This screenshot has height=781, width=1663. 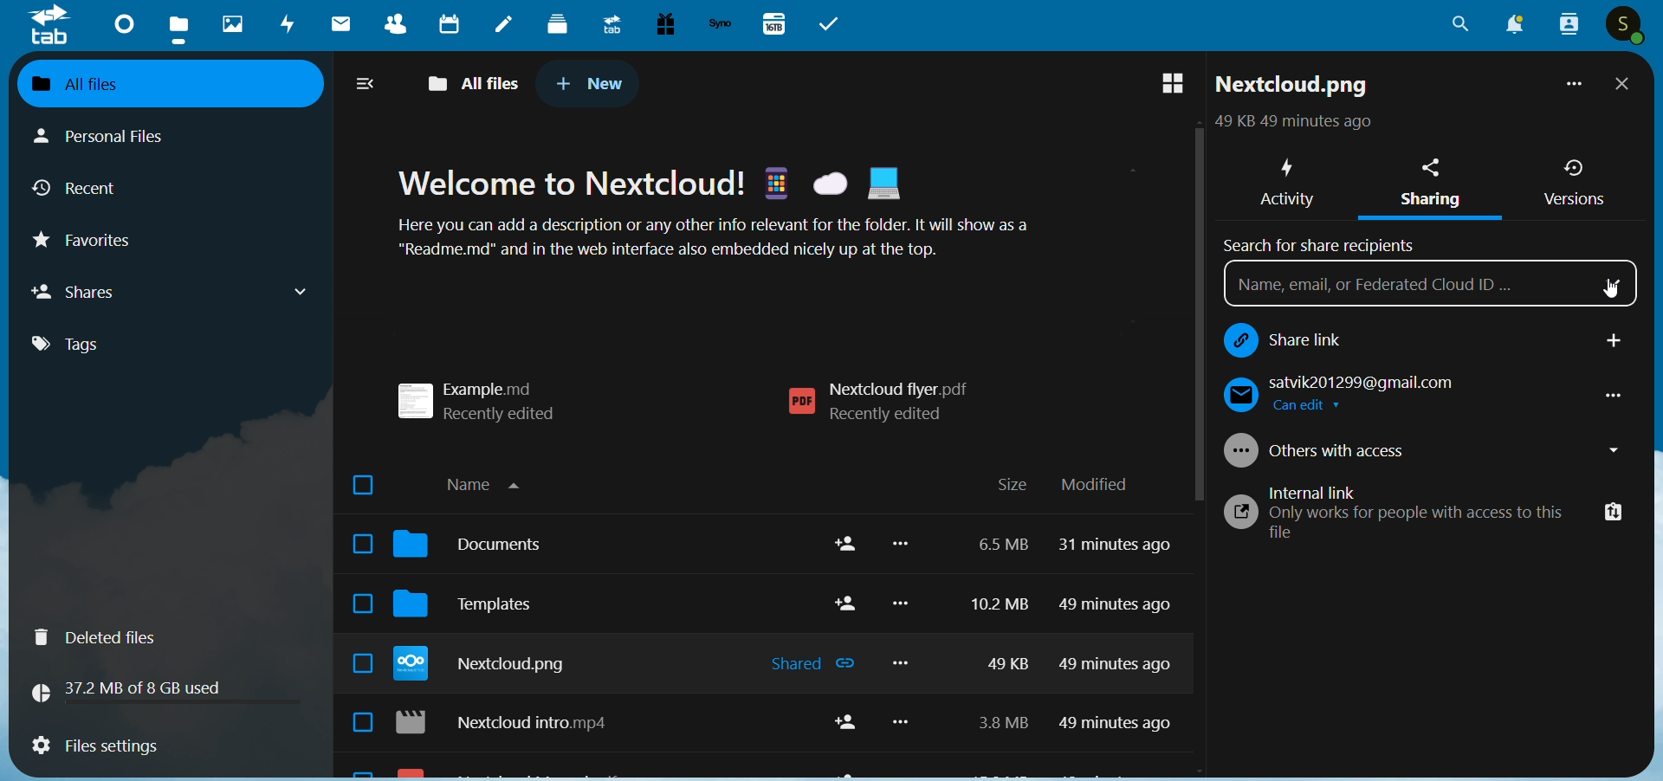 What do you see at coordinates (904, 643) in the screenshot?
I see `more` at bounding box center [904, 643].